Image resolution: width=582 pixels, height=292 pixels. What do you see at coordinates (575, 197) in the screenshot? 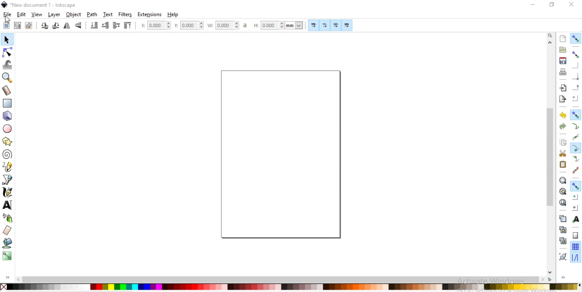
I see `snap centers of objects` at bounding box center [575, 197].